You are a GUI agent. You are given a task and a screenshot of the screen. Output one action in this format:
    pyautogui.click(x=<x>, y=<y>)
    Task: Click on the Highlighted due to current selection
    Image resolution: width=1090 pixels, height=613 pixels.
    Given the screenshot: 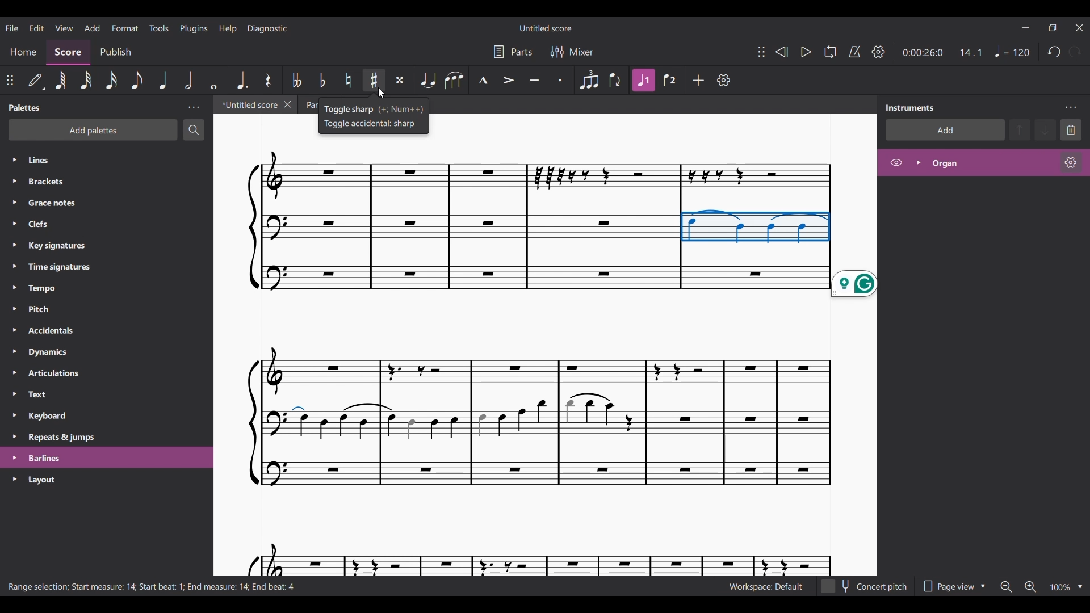 What is the action you would take?
    pyautogui.click(x=644, y=80)
    